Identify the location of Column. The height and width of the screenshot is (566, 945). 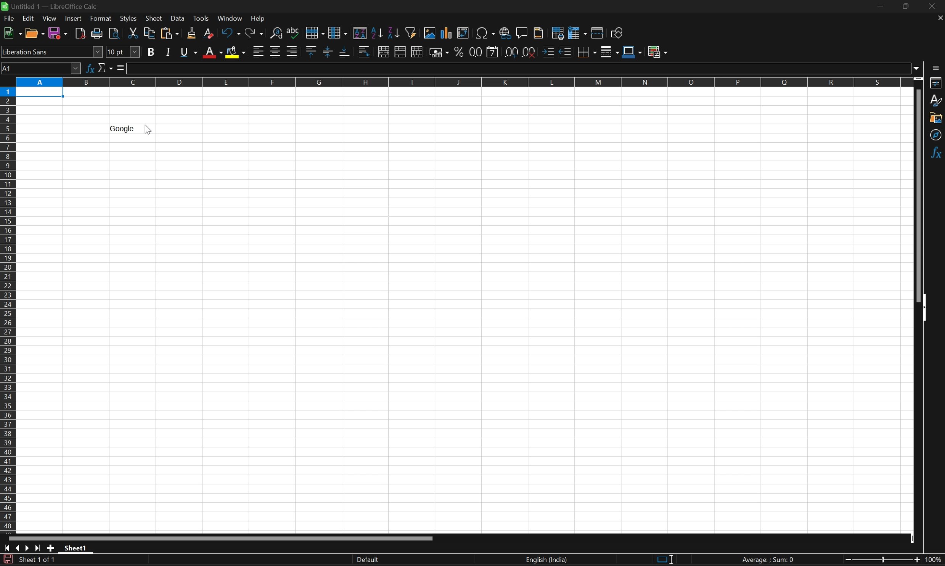
(339, 31).